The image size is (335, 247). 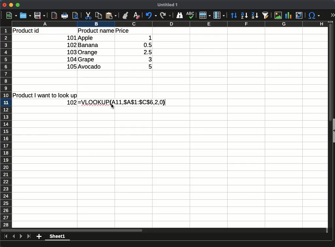 What do you see at coordinates (112, 107) in the screenshot?
I see `cursor` at bounding box center [112, 107].